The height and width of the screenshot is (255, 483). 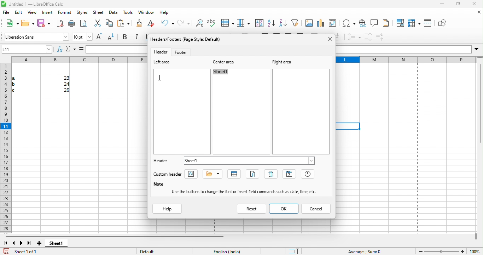 What do you see at coordinates (251, 161) in the screenshot?
I see `sheet 1` at bounding box center [251, 161].